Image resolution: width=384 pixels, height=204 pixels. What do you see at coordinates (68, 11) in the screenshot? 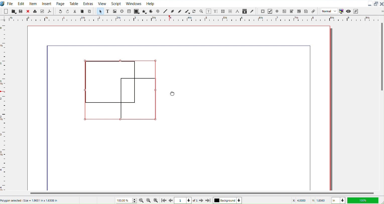
I see `Redo` at bounding box center [68, 11].